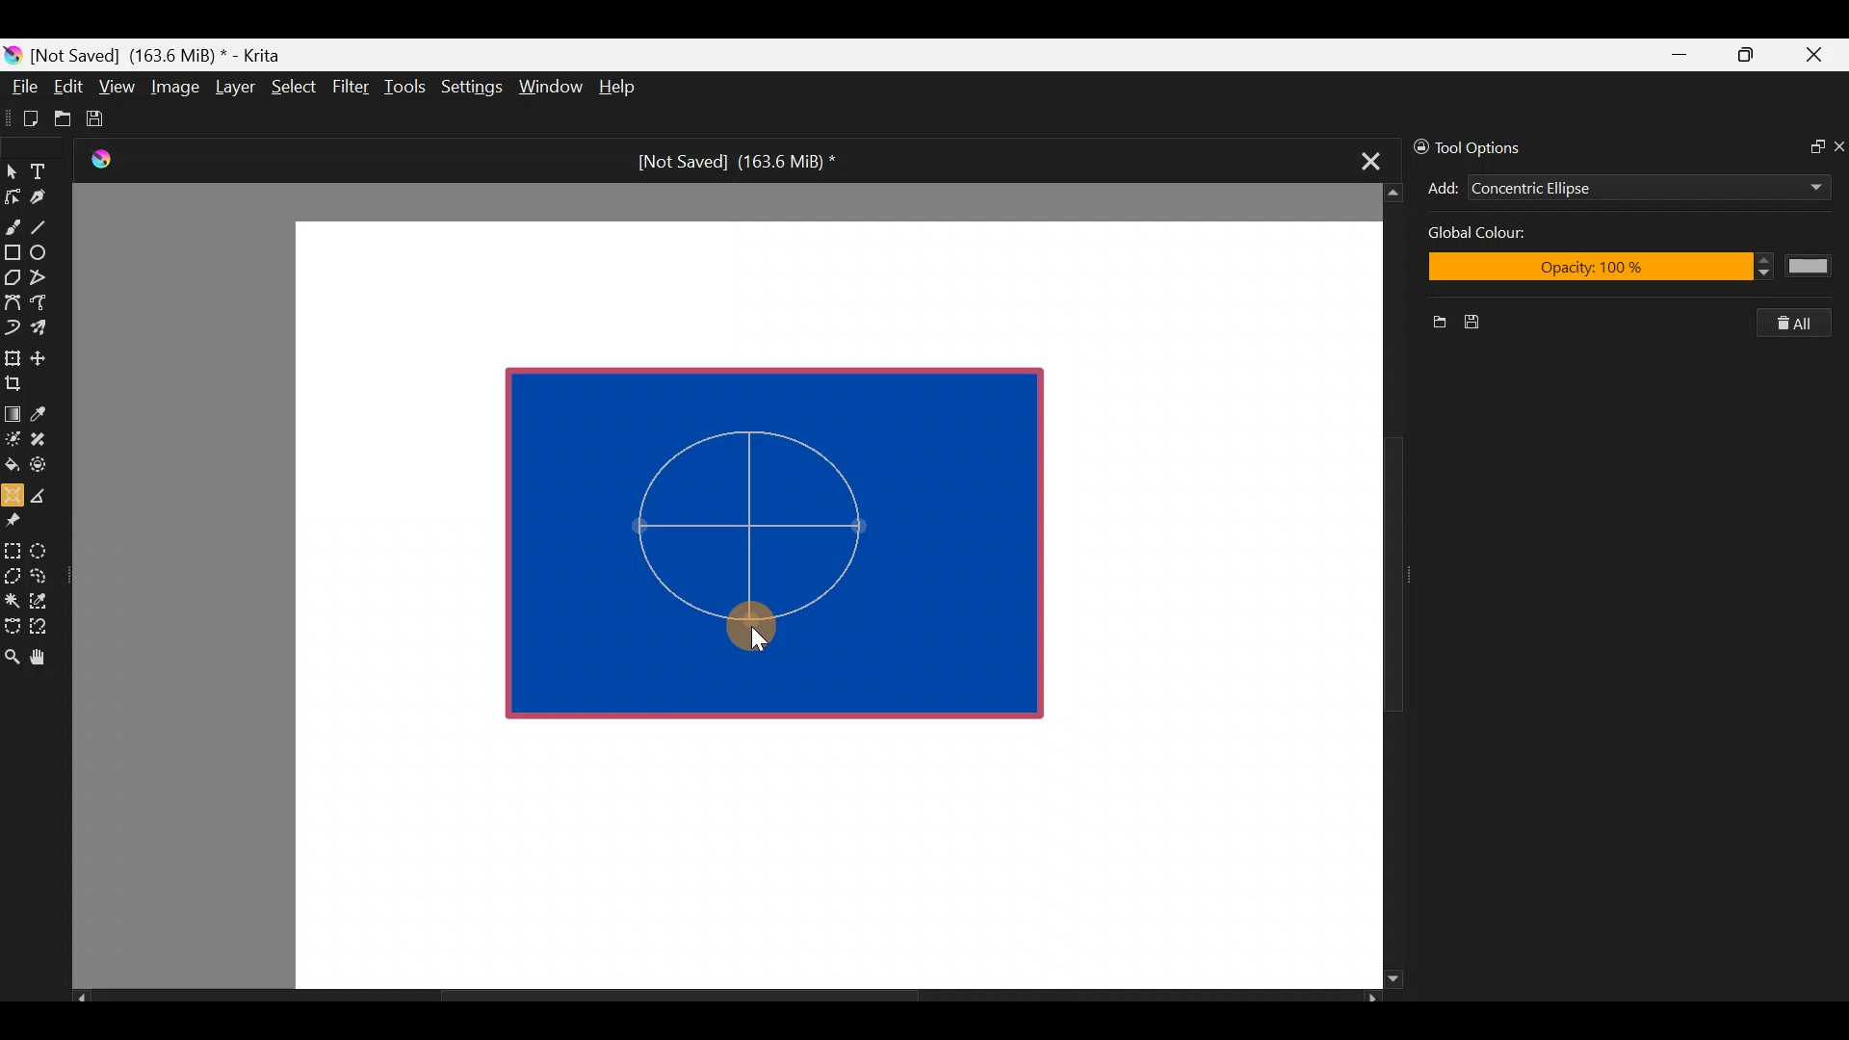 The width and height of the screenshot is (1849, 1040). Describe the element at coordinates (1497, 147) in the screenshot. I see `Tool options` at that location.